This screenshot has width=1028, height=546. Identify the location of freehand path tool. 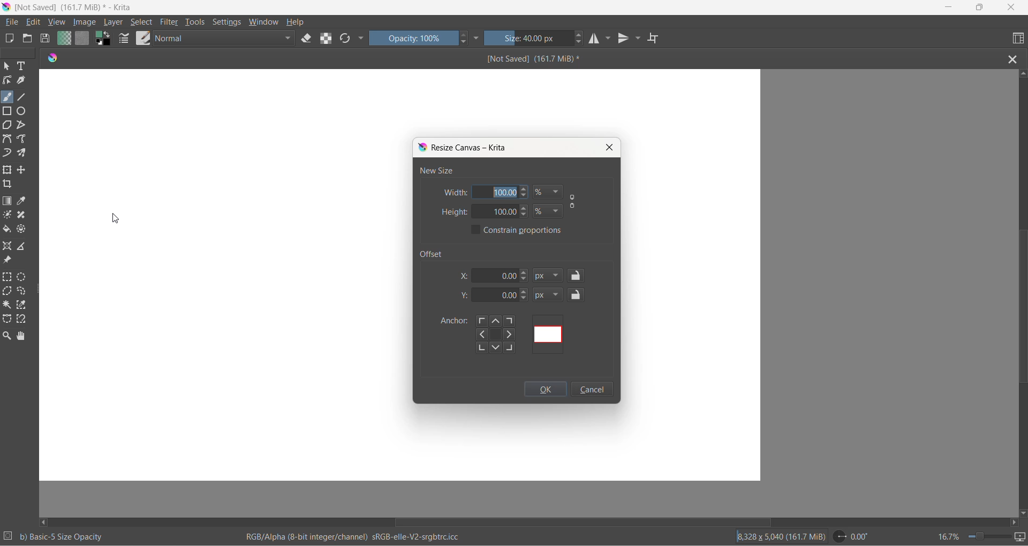
(24, 139).